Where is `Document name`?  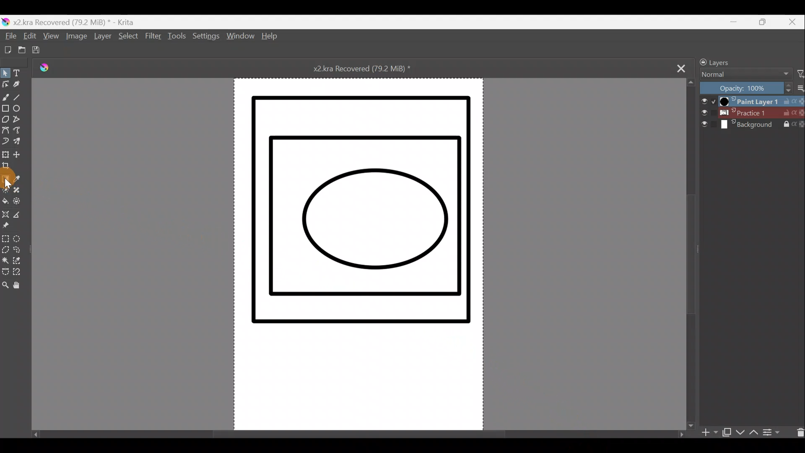 Document name is located at coordinates (73, 22).